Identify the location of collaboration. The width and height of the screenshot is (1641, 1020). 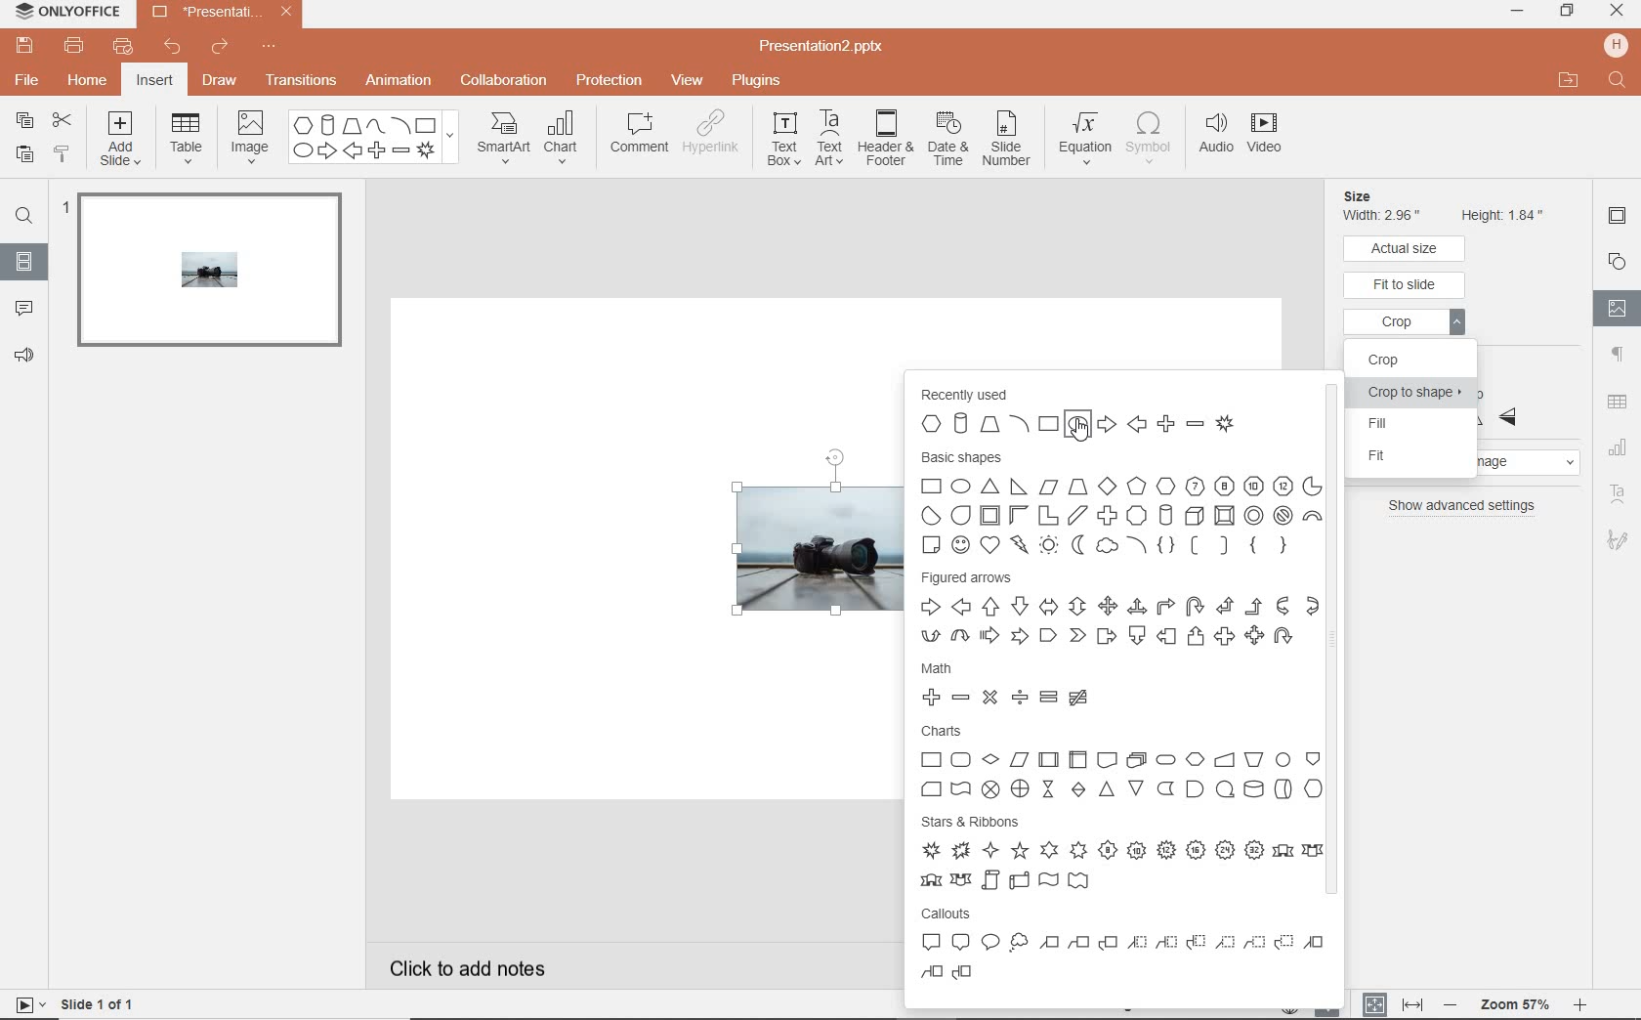
(505, 82).